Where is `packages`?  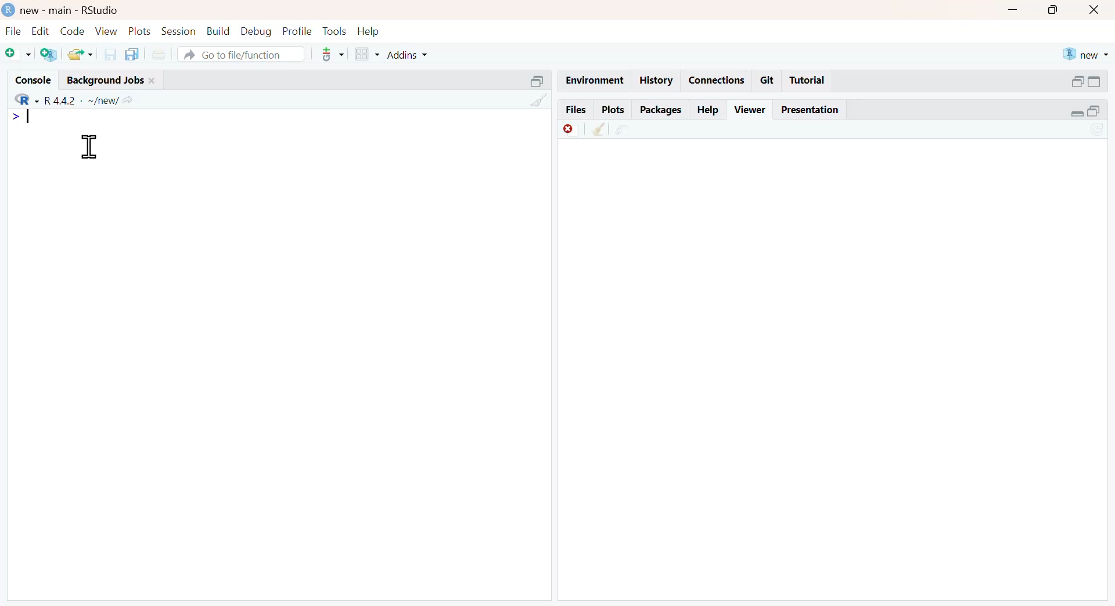
packages is located at coordinates (661, 110).